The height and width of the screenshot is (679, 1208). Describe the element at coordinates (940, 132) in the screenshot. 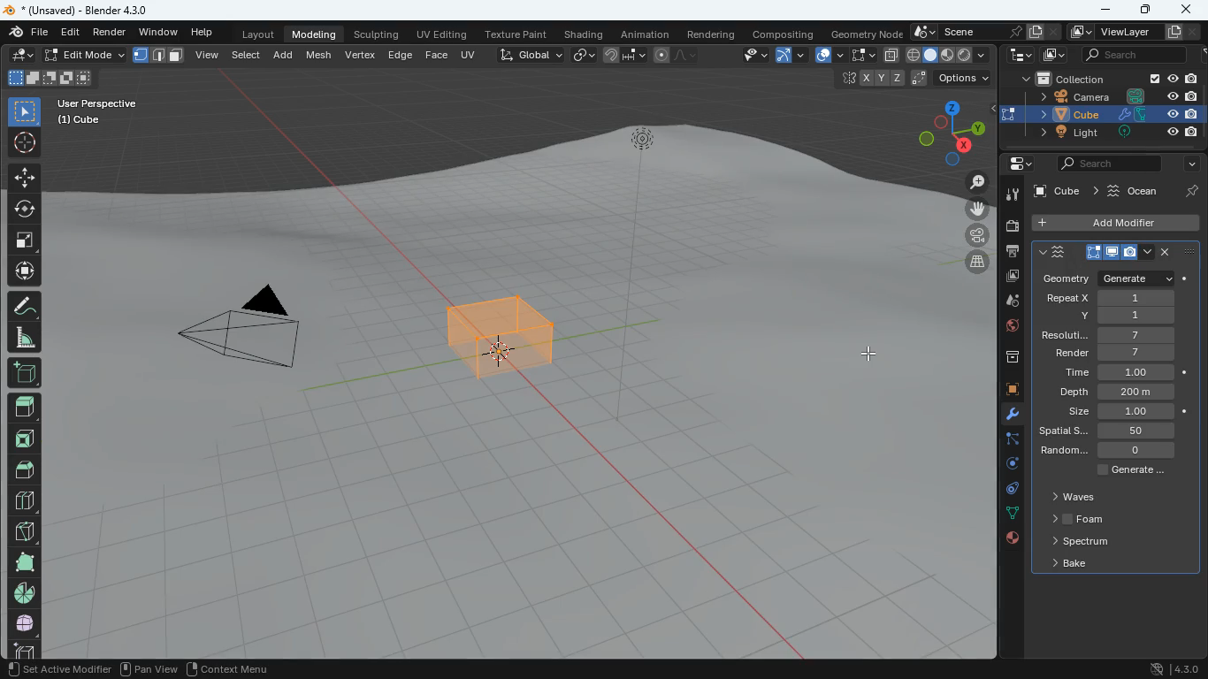

I see `dimensions` at that location.